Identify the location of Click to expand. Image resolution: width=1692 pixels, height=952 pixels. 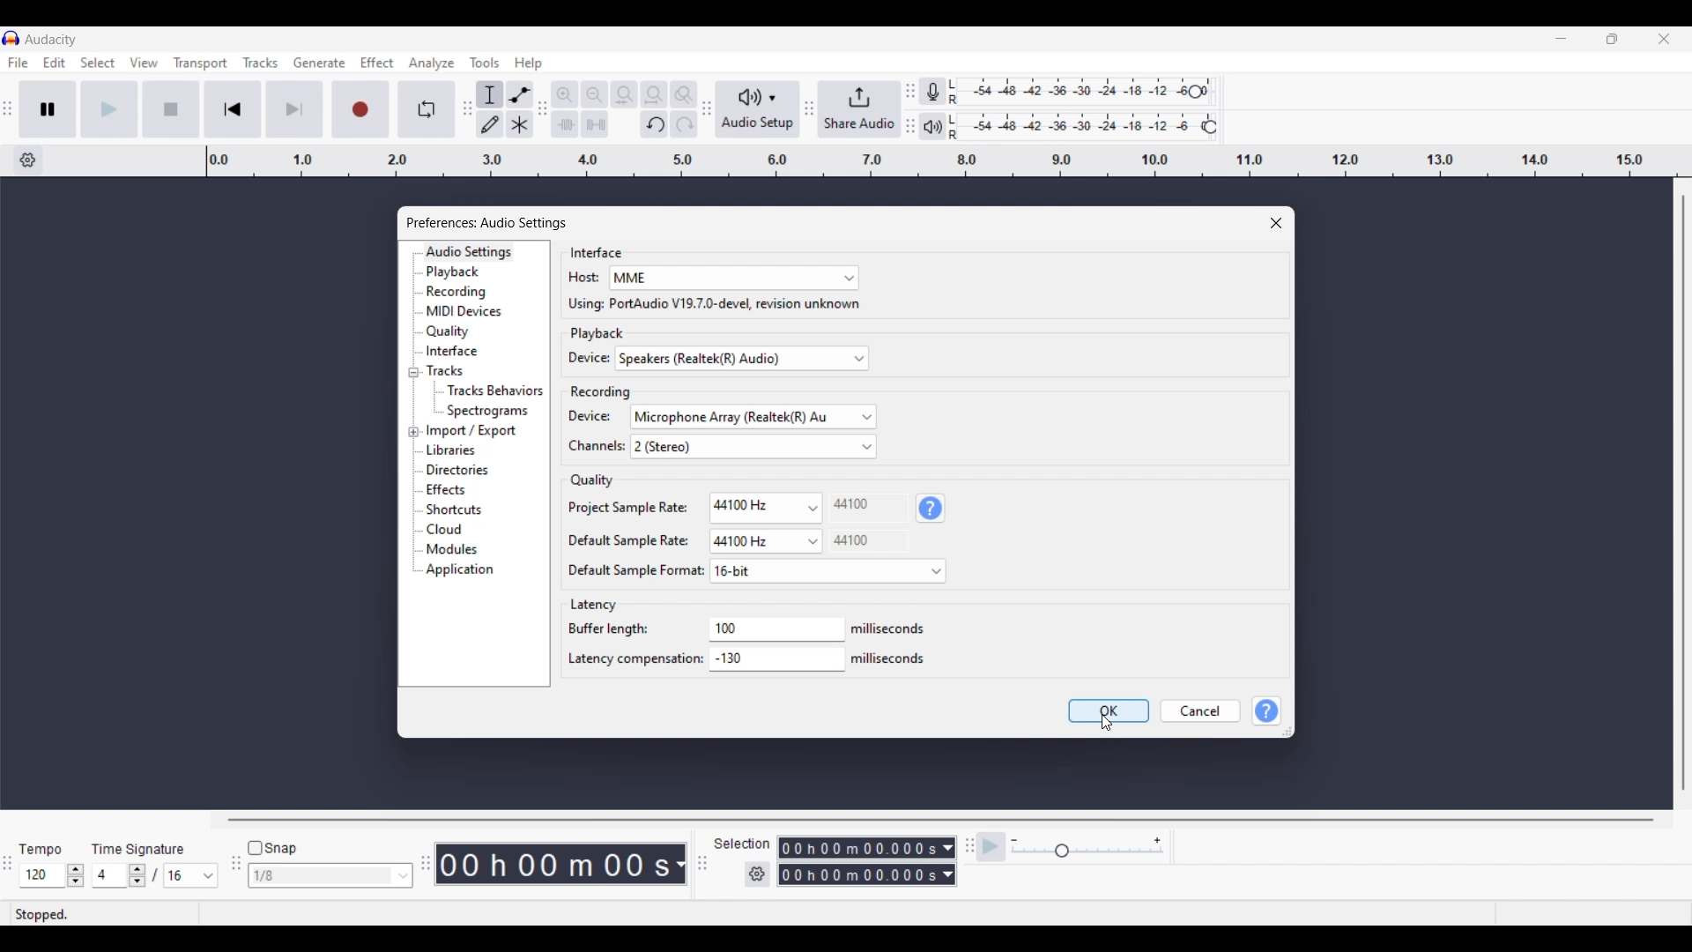
(413, 432).